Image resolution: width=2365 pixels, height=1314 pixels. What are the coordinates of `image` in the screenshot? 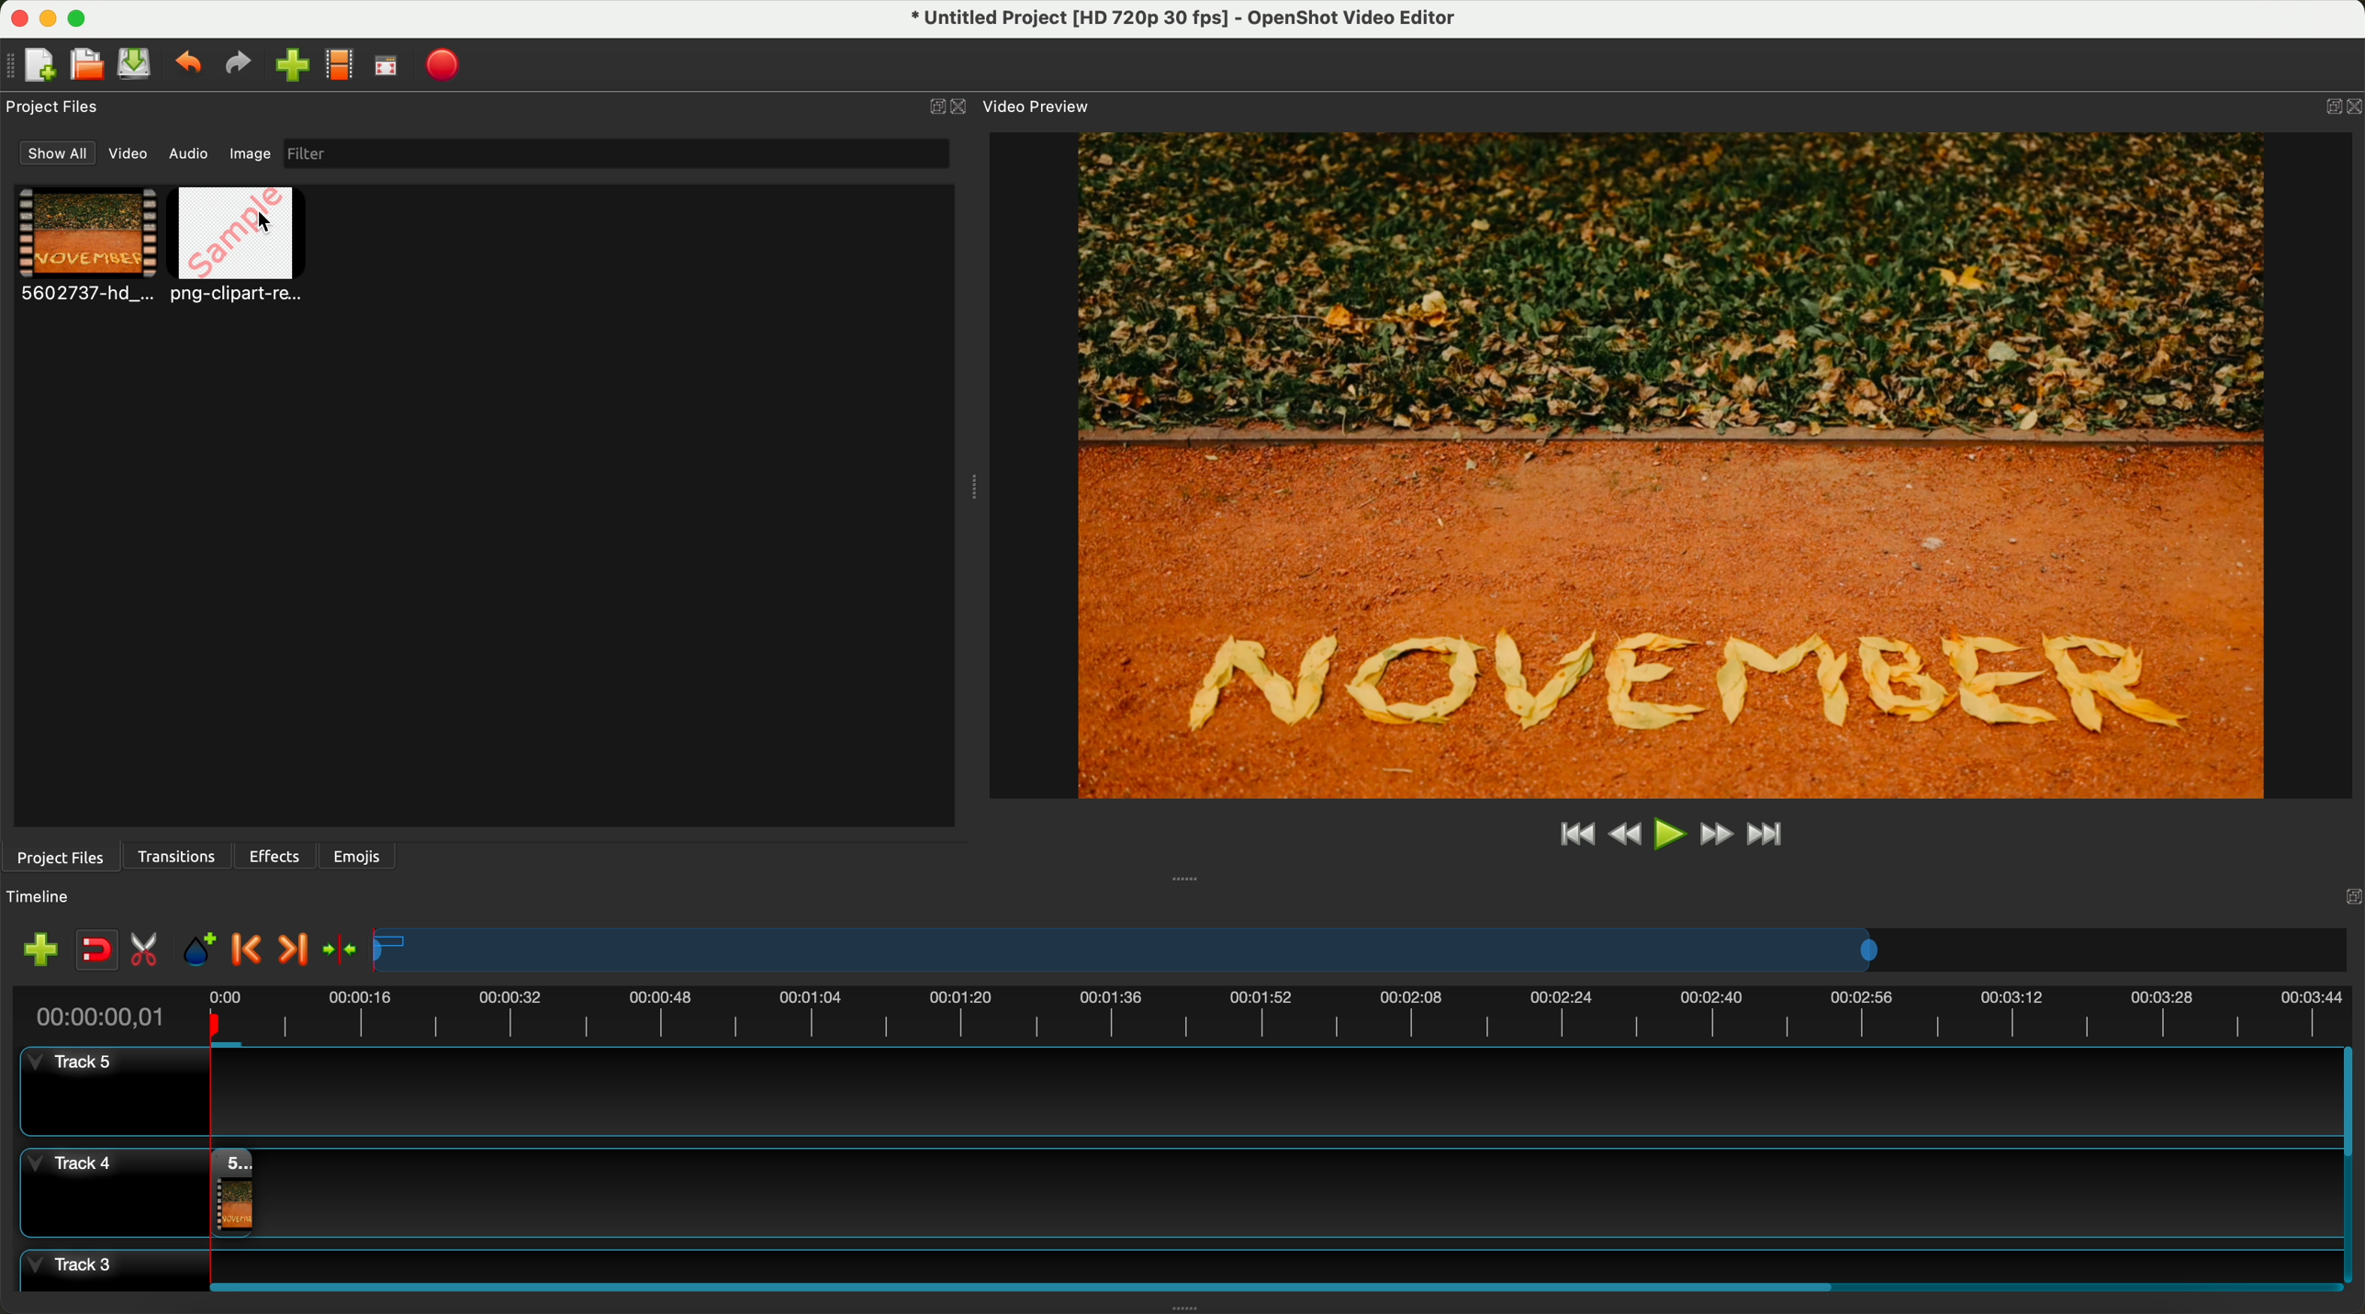 It's located at (247, 156).